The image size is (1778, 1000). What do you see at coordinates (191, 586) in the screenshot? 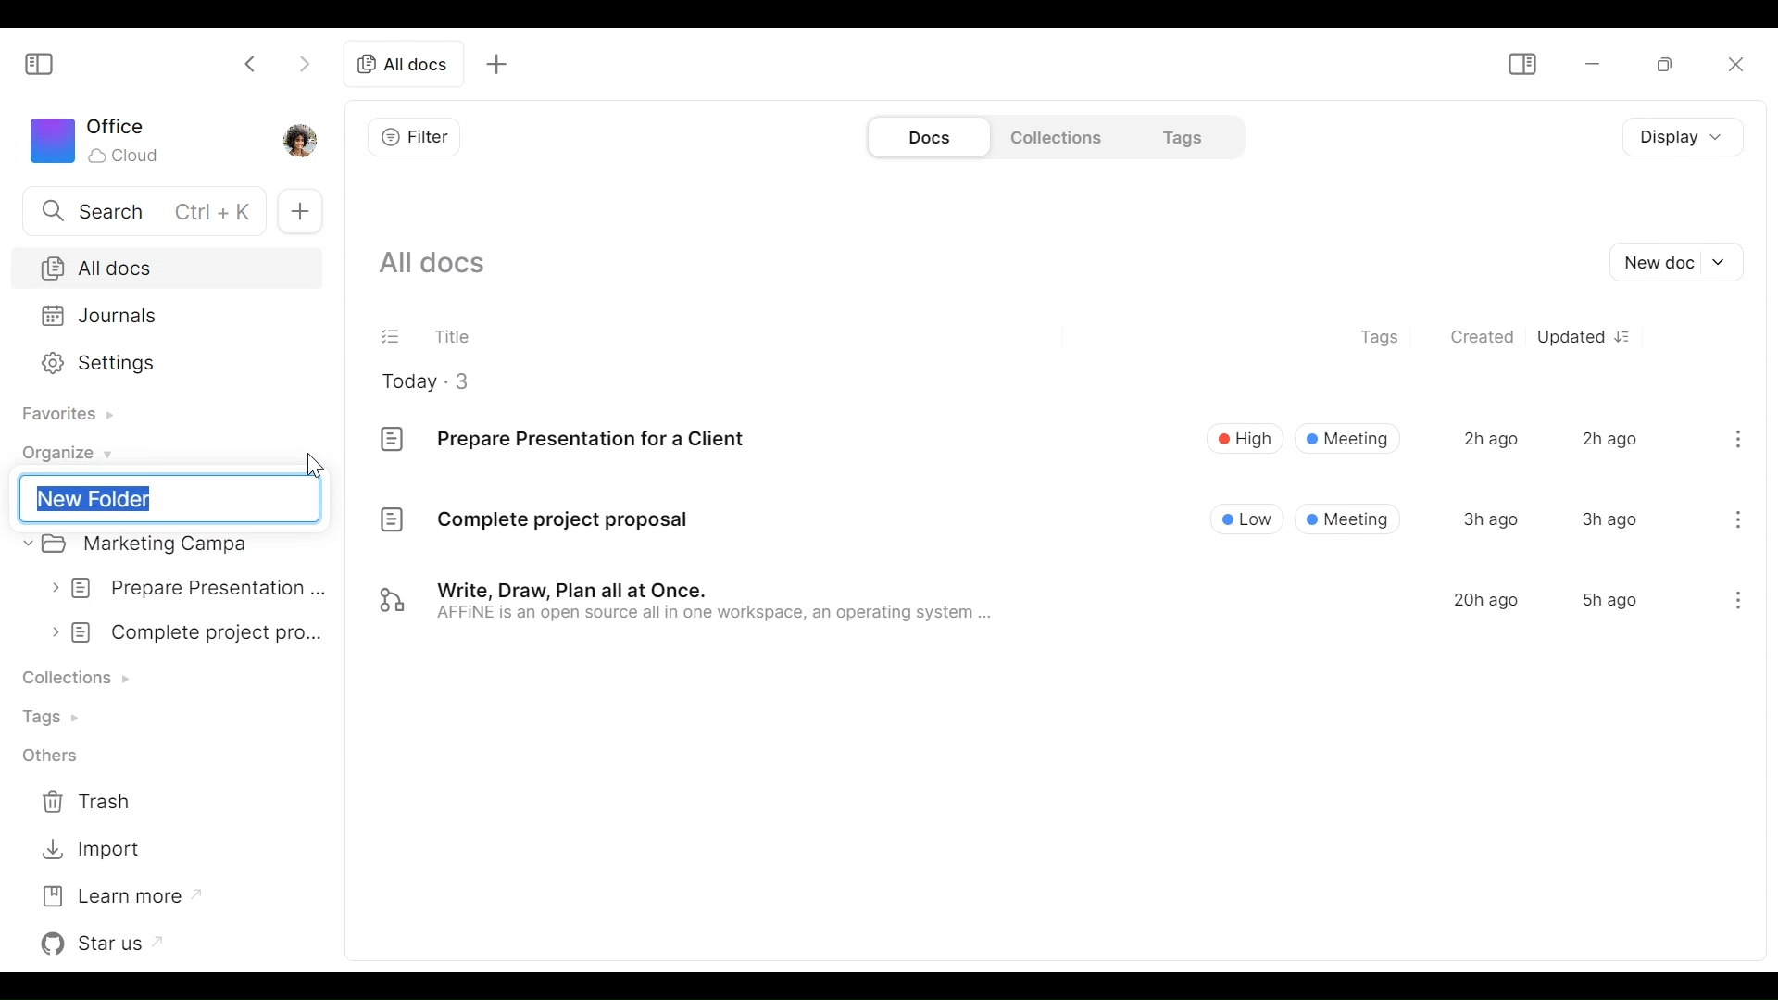
I see `prepare presentation` at bounding box center [191, 586].